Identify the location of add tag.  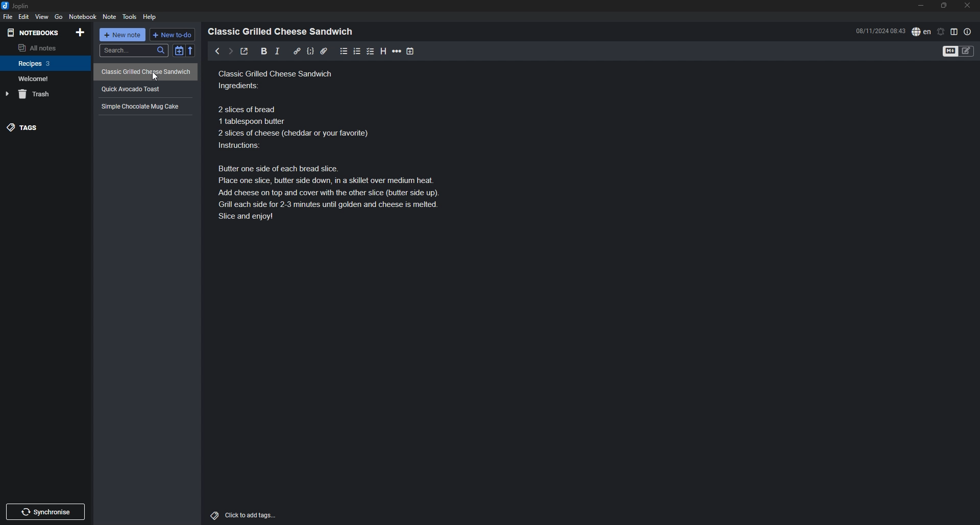
(243, 514).